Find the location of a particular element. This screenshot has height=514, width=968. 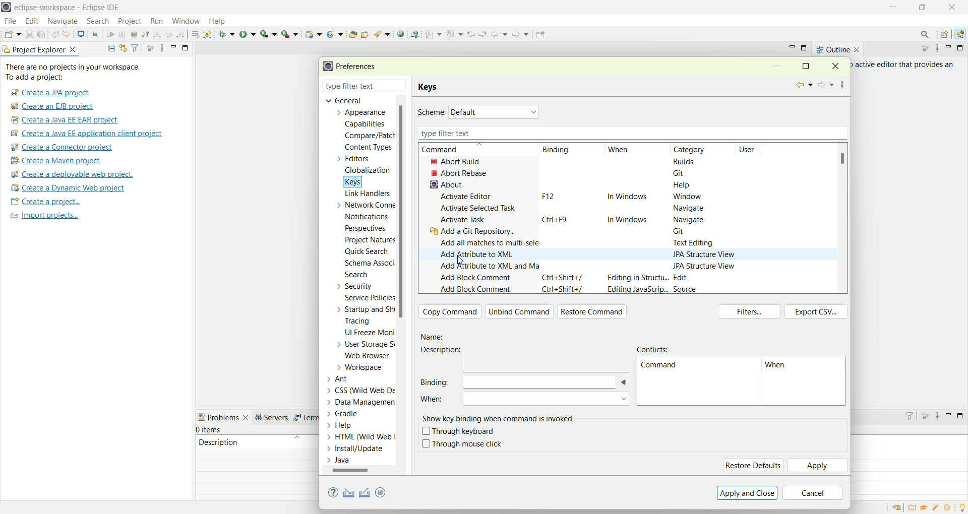

step into is located at coordinates (157, 33).